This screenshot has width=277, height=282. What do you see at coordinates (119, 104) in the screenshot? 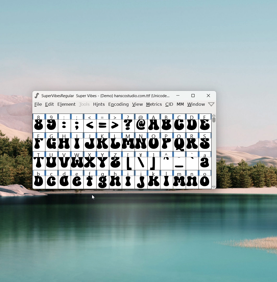
I see `encoding` at bounding box center [119, 104].